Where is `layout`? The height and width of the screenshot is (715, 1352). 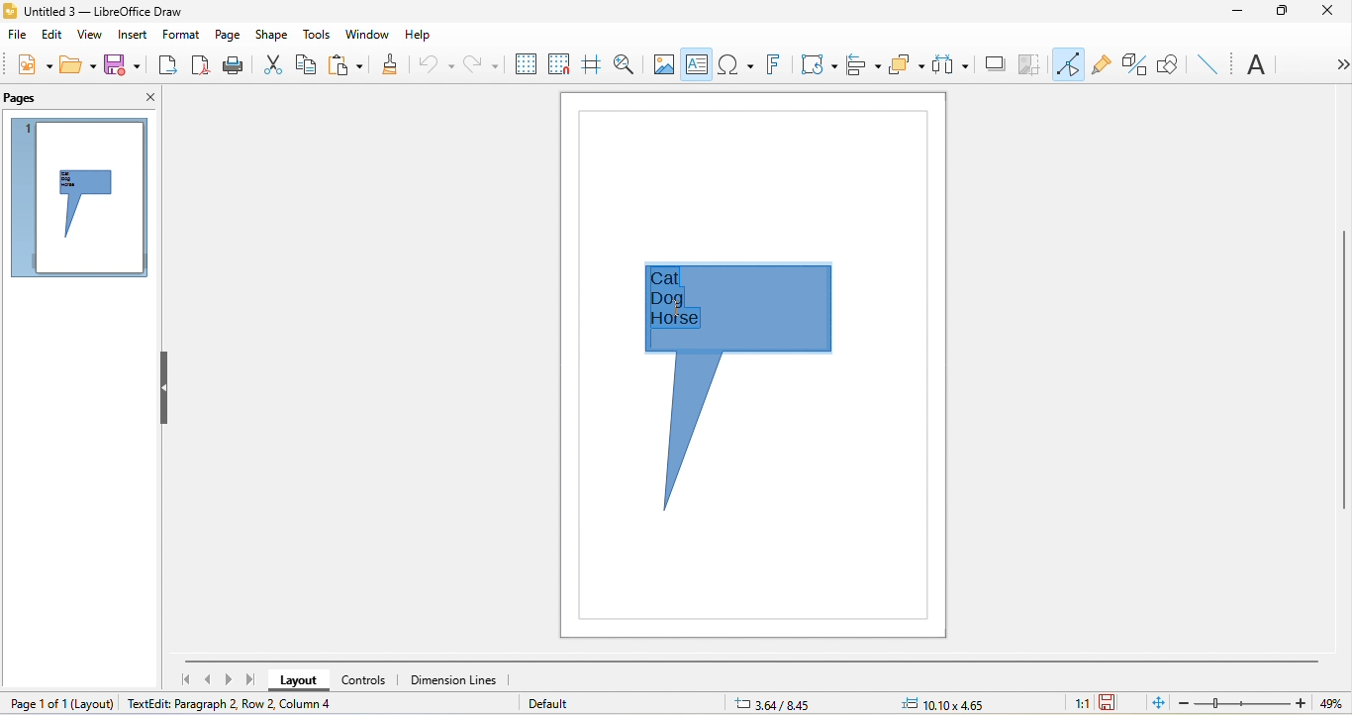
layout is located at coordinates (96, 701).